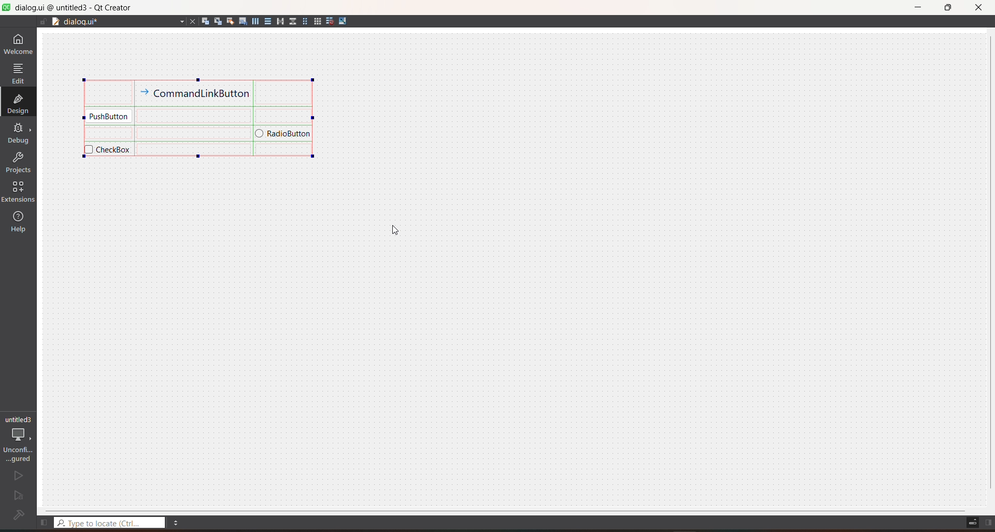  I want to click on design, so click(18, 103).